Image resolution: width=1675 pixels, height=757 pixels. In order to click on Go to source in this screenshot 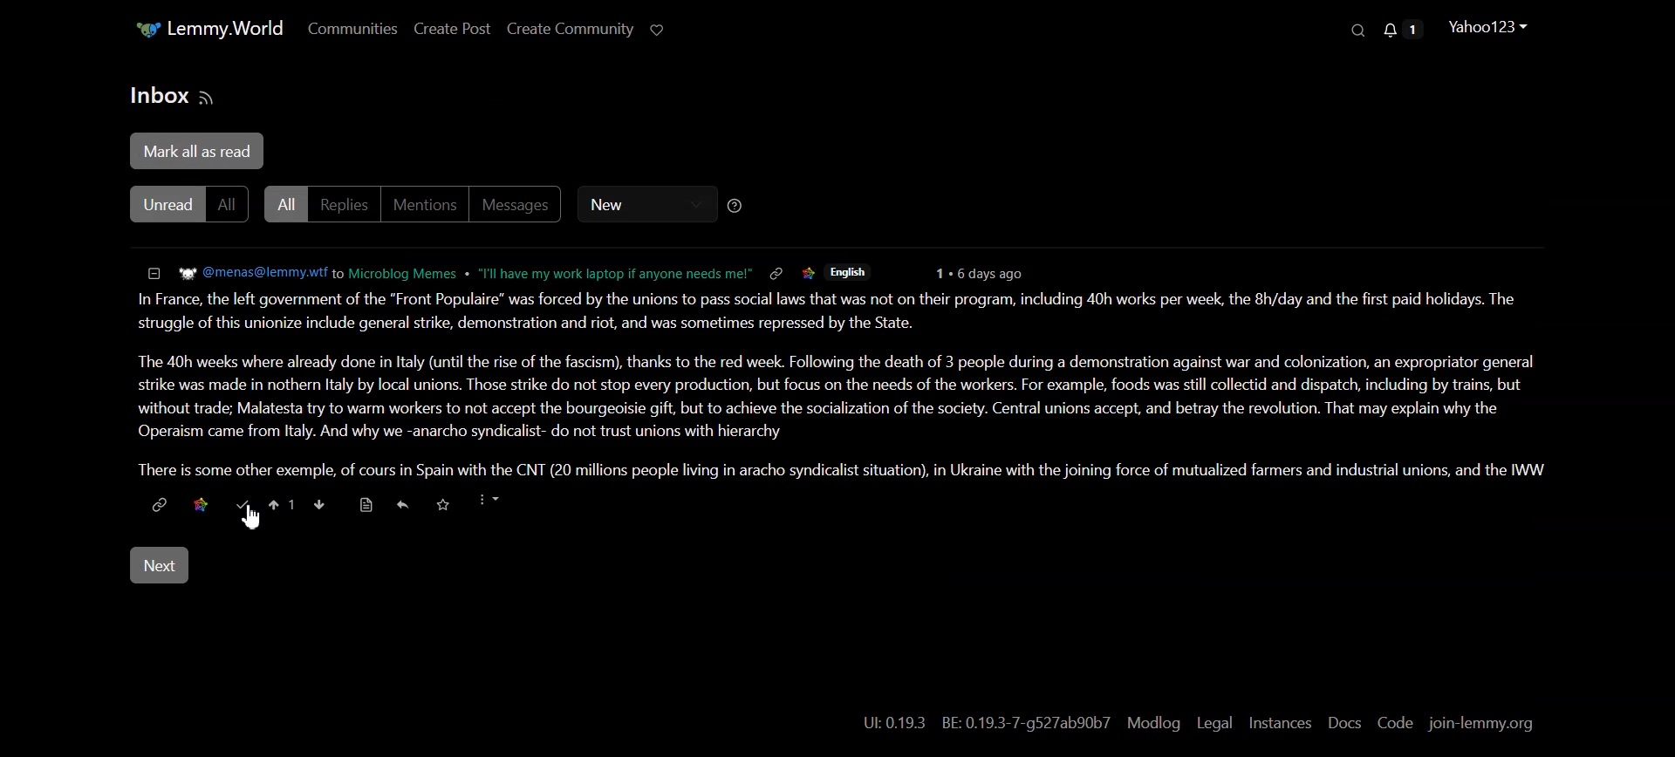, I will do `click(366, 506)`.